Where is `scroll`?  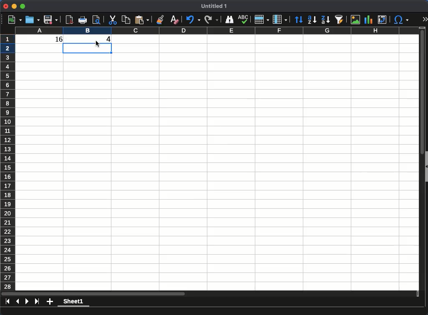 scroll is located at coordinates (211, 294).